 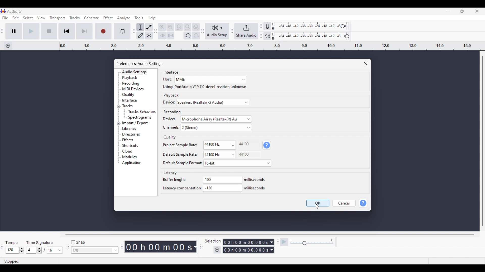 What do you see at coordinates (366, 64) in the screenshot?
I see `Close window` at bounding box center [366, 64].